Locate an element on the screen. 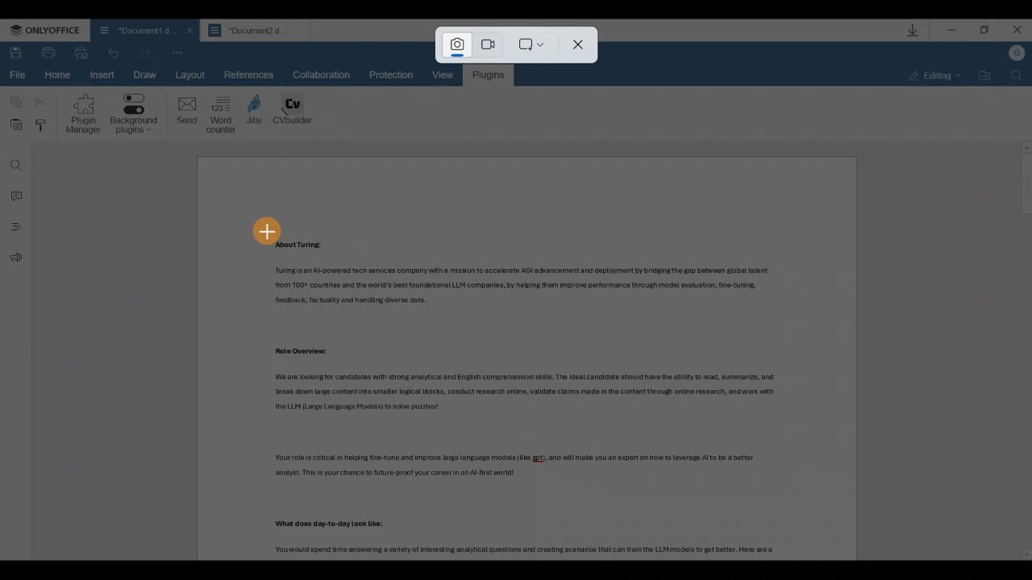 This screenshot has height=580, width=1032. References is located at coordinates (250, 74).